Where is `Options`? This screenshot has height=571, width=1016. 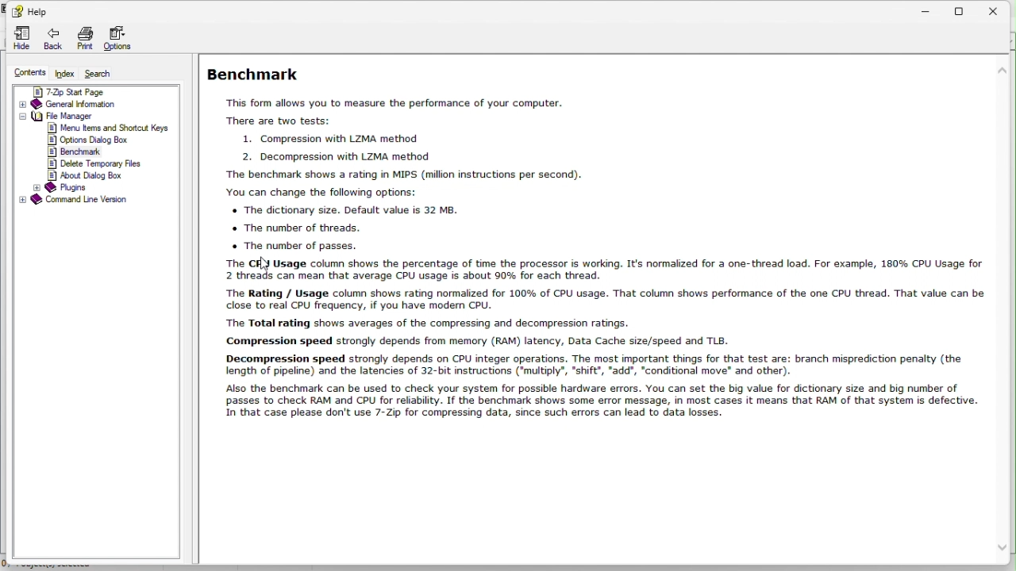
Options is located at coordinates (121, 36).